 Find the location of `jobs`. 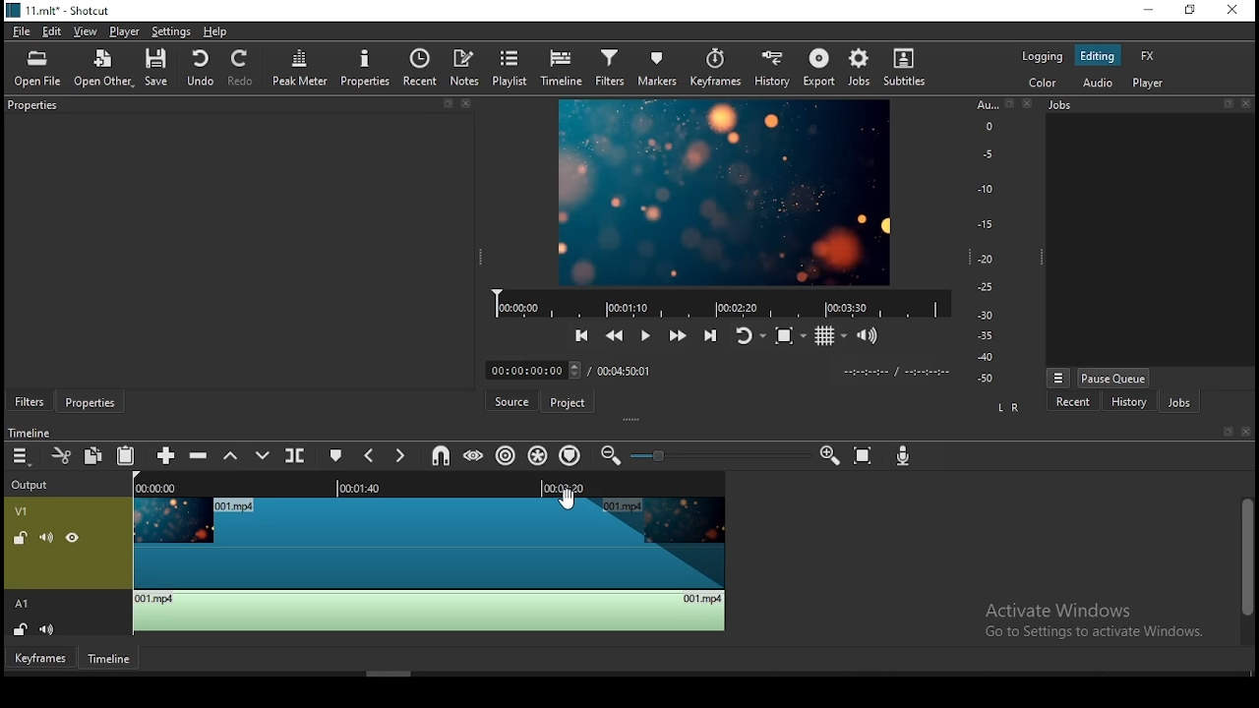

jobs is located at coordinates (1176, 404).